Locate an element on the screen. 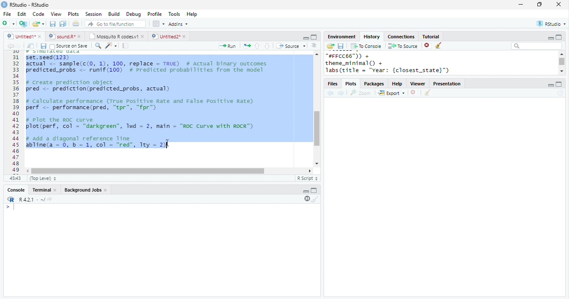 Image resolution: width=569 pixels, height=299 pixels. scroll up is located at coordinates (561, 54).